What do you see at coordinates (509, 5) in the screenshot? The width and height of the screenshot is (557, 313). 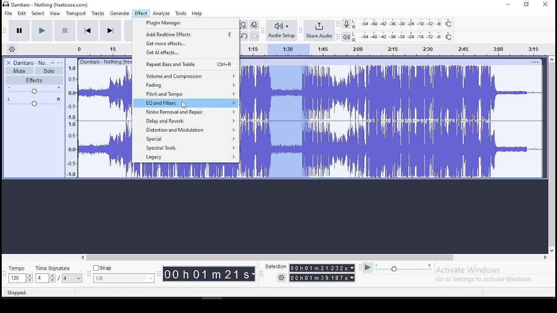 I see `minimize` at bounding box center [509, 5].